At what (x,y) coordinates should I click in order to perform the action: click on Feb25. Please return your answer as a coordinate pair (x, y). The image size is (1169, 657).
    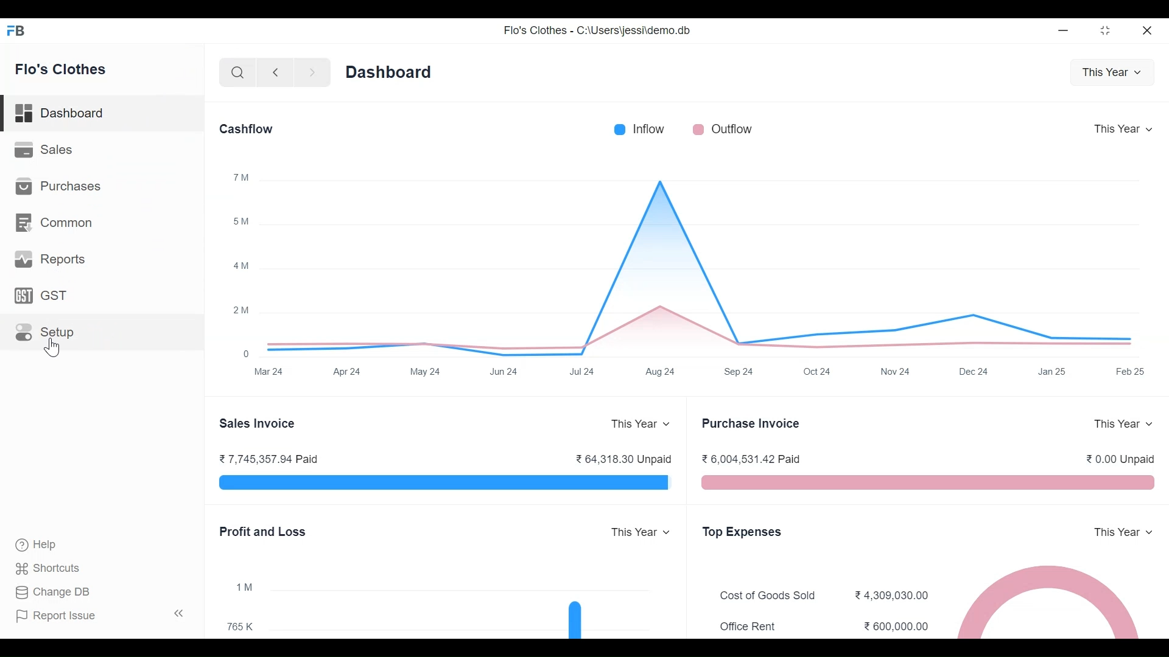
    Looking at the image, I should click on (1130, 371).